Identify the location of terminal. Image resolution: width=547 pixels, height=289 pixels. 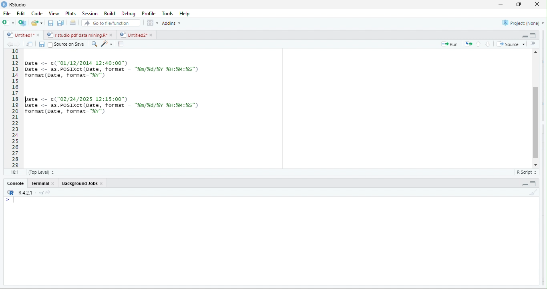
(40, 184).